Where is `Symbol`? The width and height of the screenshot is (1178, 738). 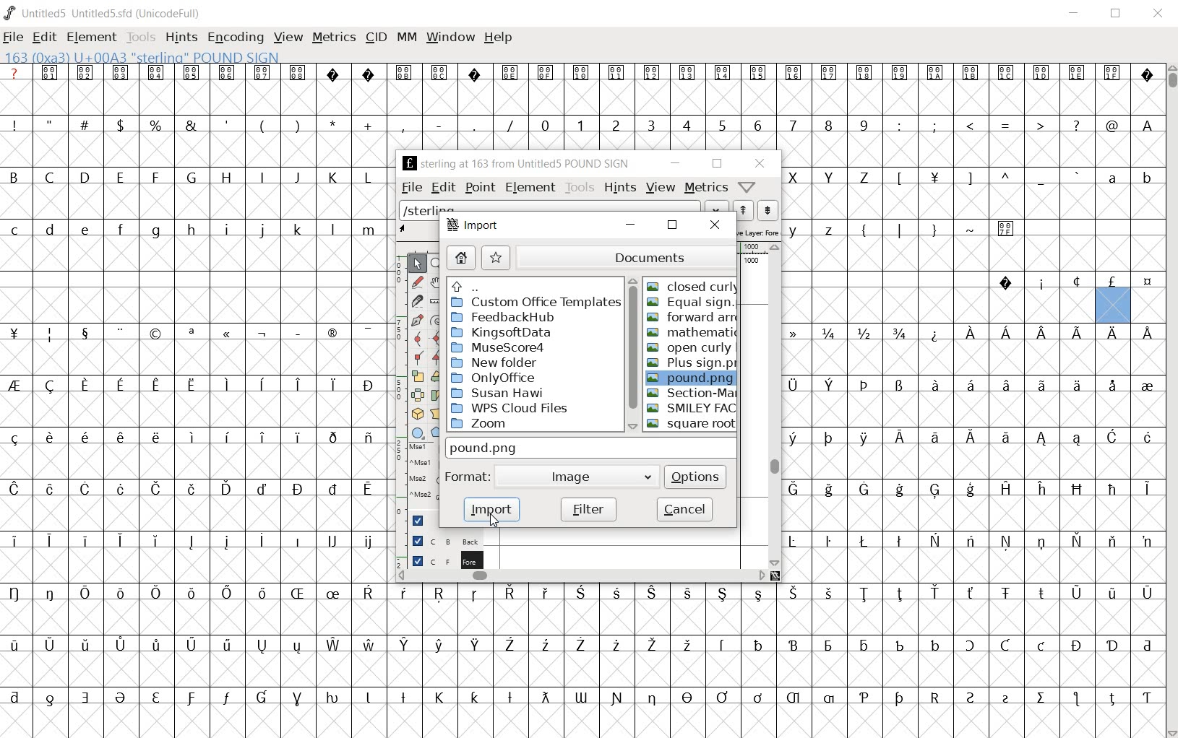
Symbol is located at coordinates (191, 698).